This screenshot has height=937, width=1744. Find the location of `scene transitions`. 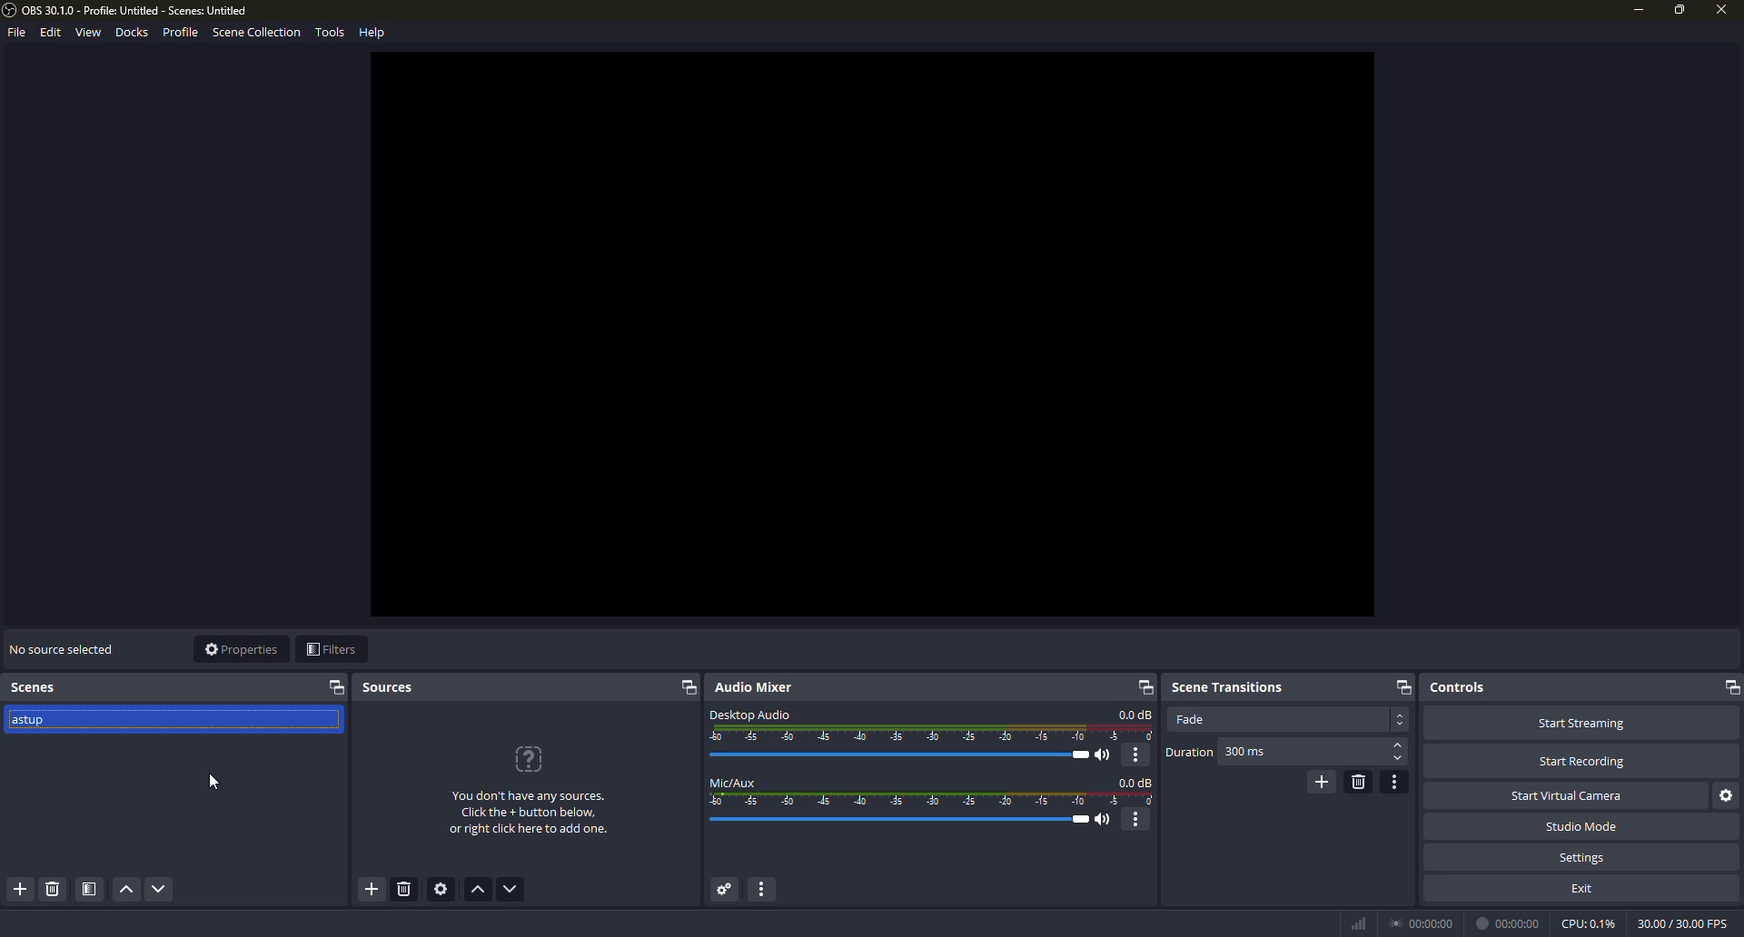

scene transitions is located at coordinates (1227, 685).